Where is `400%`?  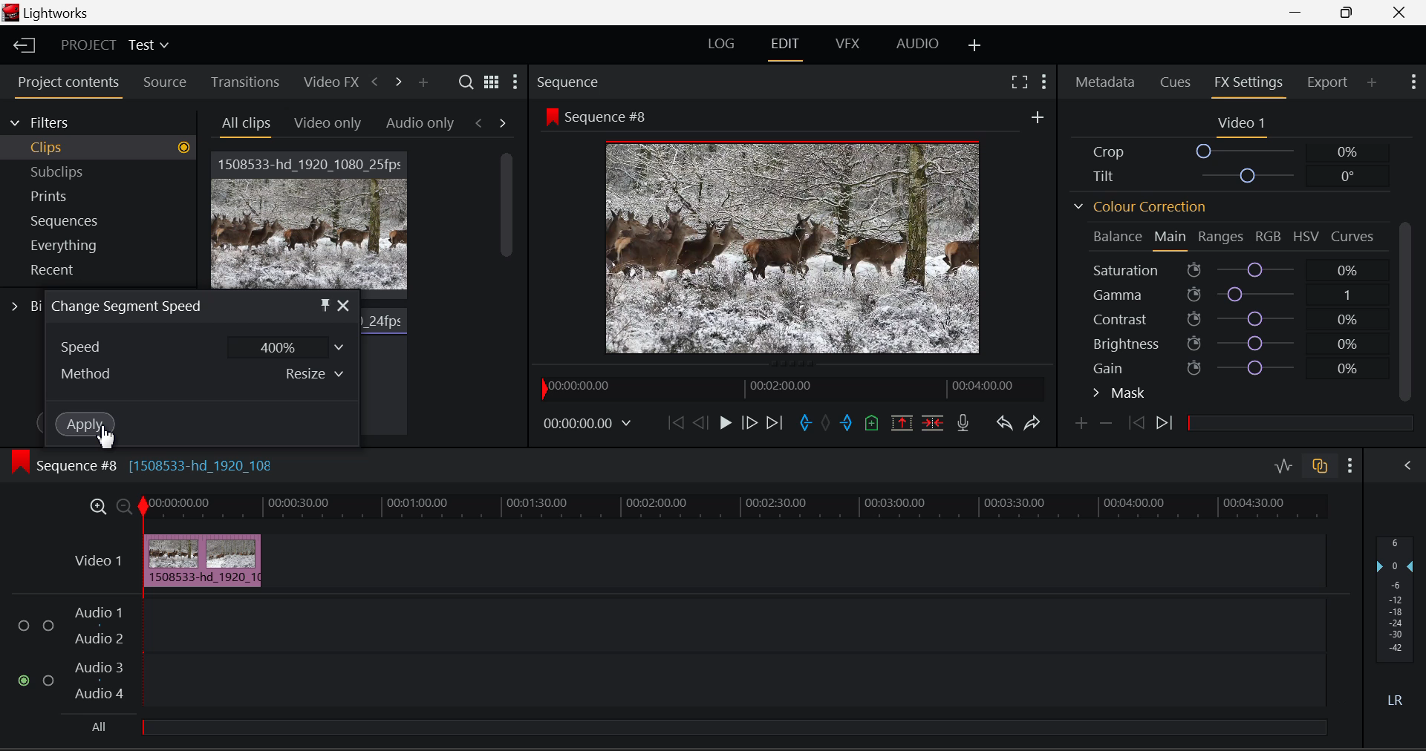 400% is located at coordinates (287, 346).